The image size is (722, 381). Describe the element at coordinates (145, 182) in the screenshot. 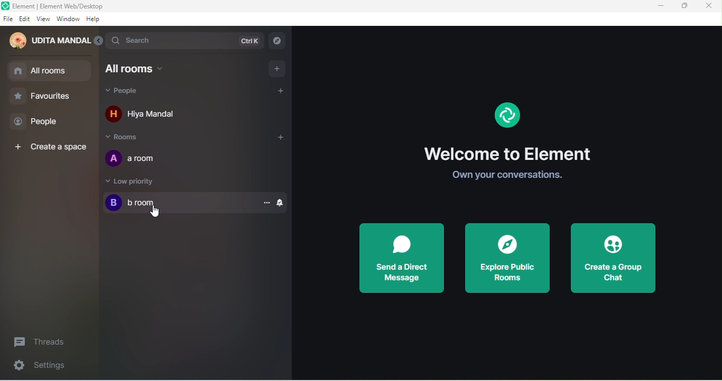

I see `low priority` at that location.